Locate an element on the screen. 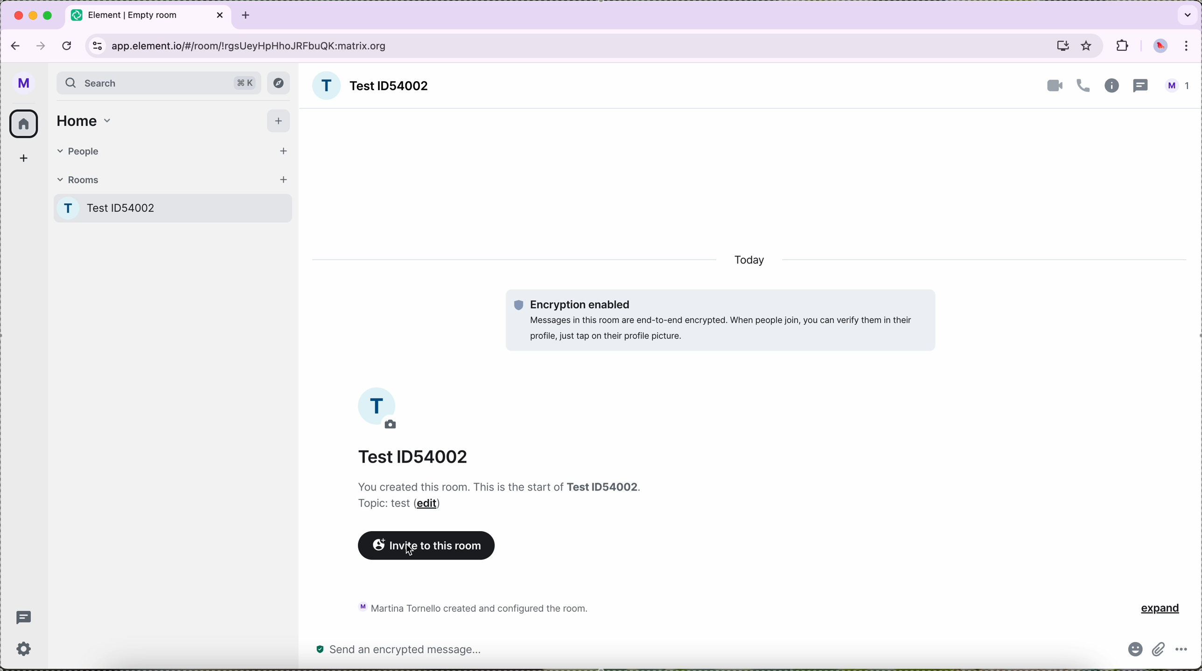  Test room is located at coordinates (175, 207).